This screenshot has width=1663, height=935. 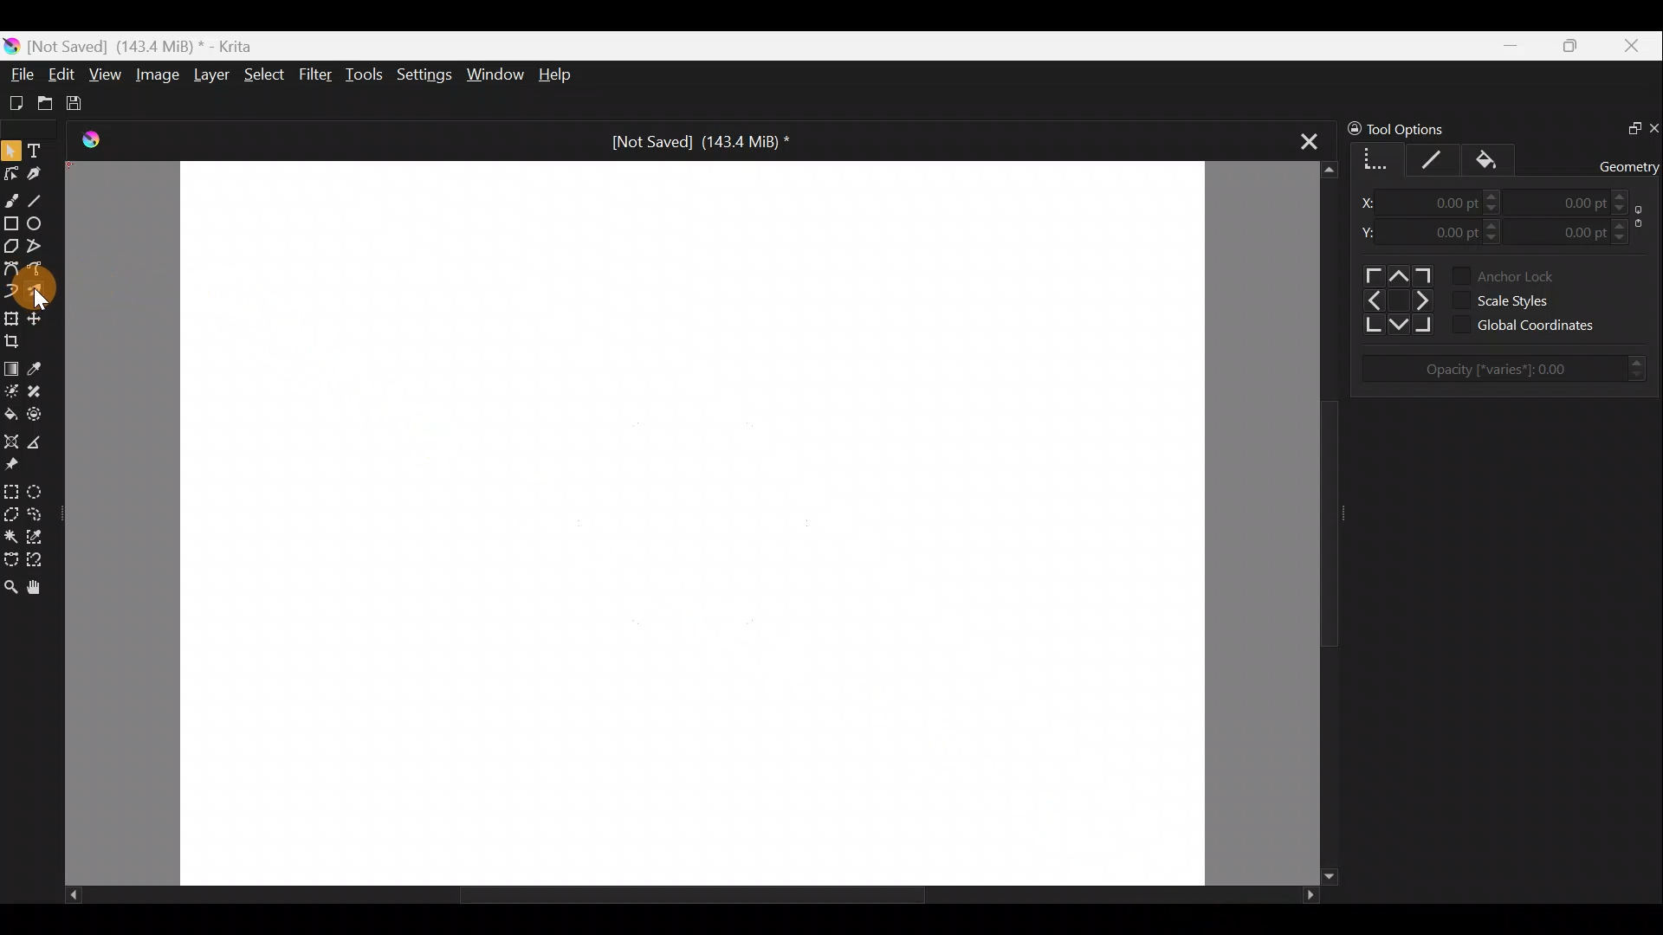 What do you see at coordinates (1635, 45) in the screenshot?
I see `Close` at bounding box center [1635, 45].